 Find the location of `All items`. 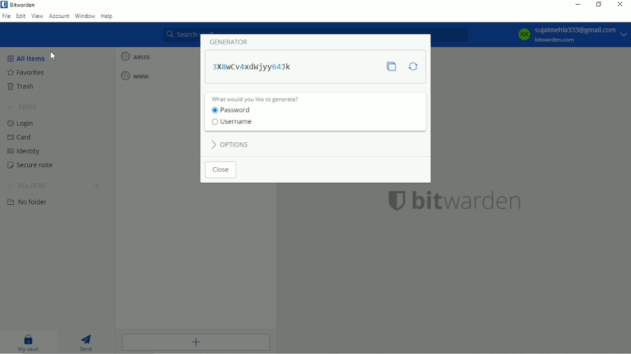

All items is located at coordinates (25, 57).